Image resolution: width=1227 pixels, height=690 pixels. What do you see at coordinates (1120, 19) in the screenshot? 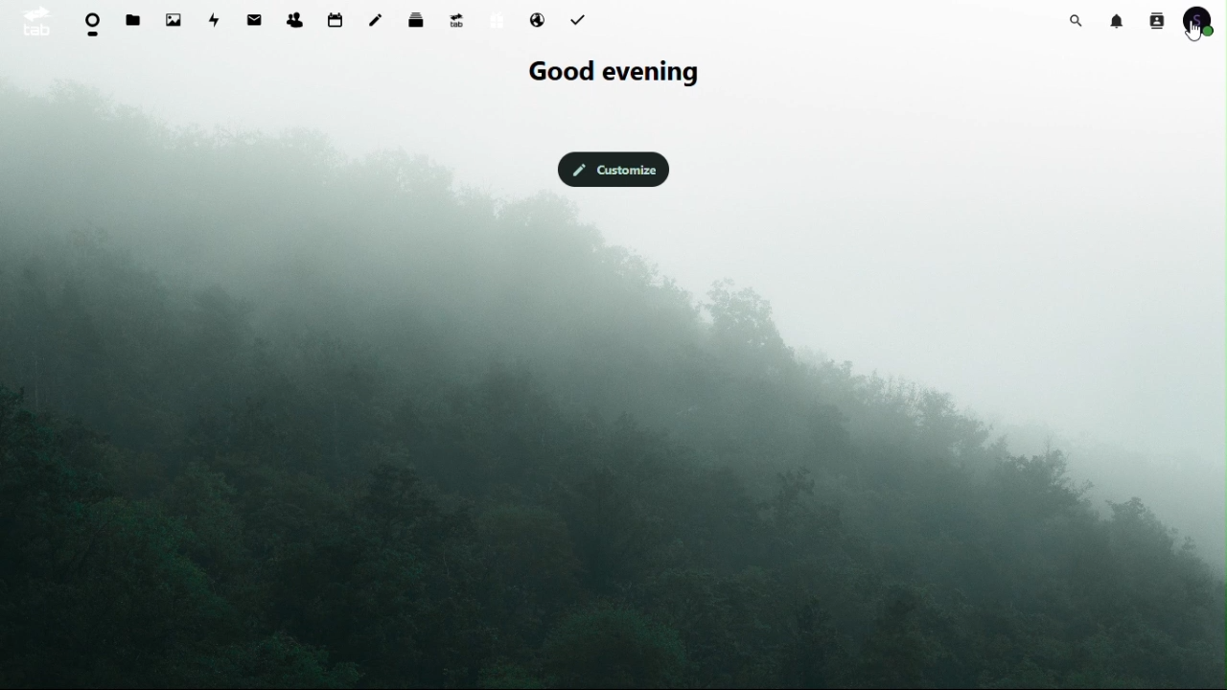
I see `Notifications` at bounding box center [1120, 19].